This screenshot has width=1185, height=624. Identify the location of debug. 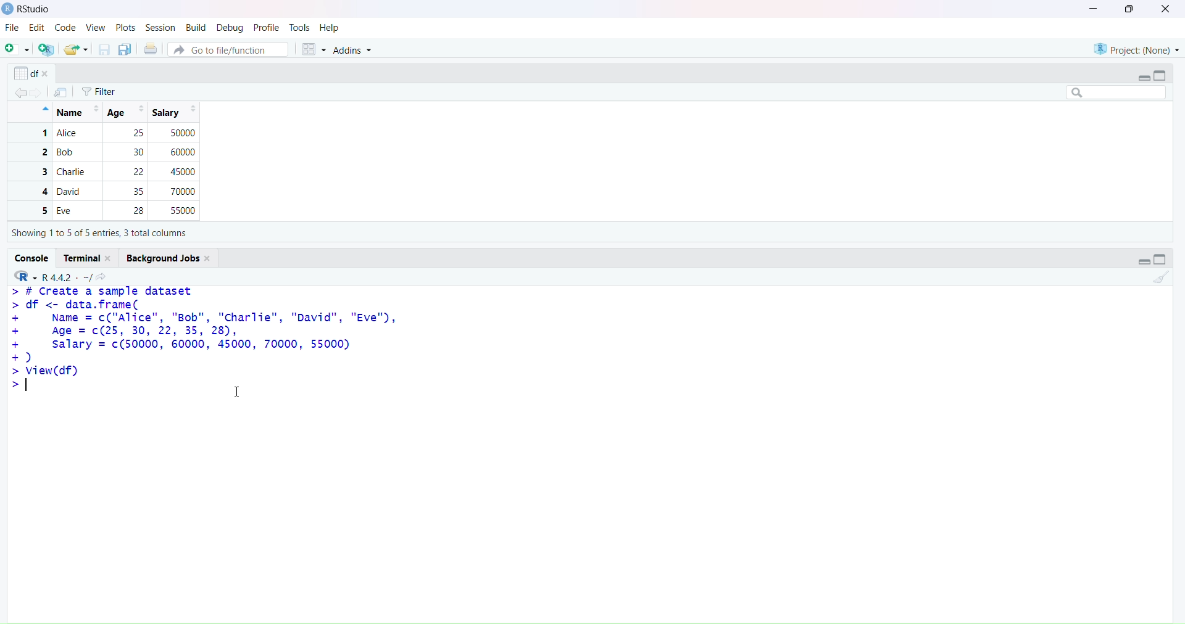
(229, 28).